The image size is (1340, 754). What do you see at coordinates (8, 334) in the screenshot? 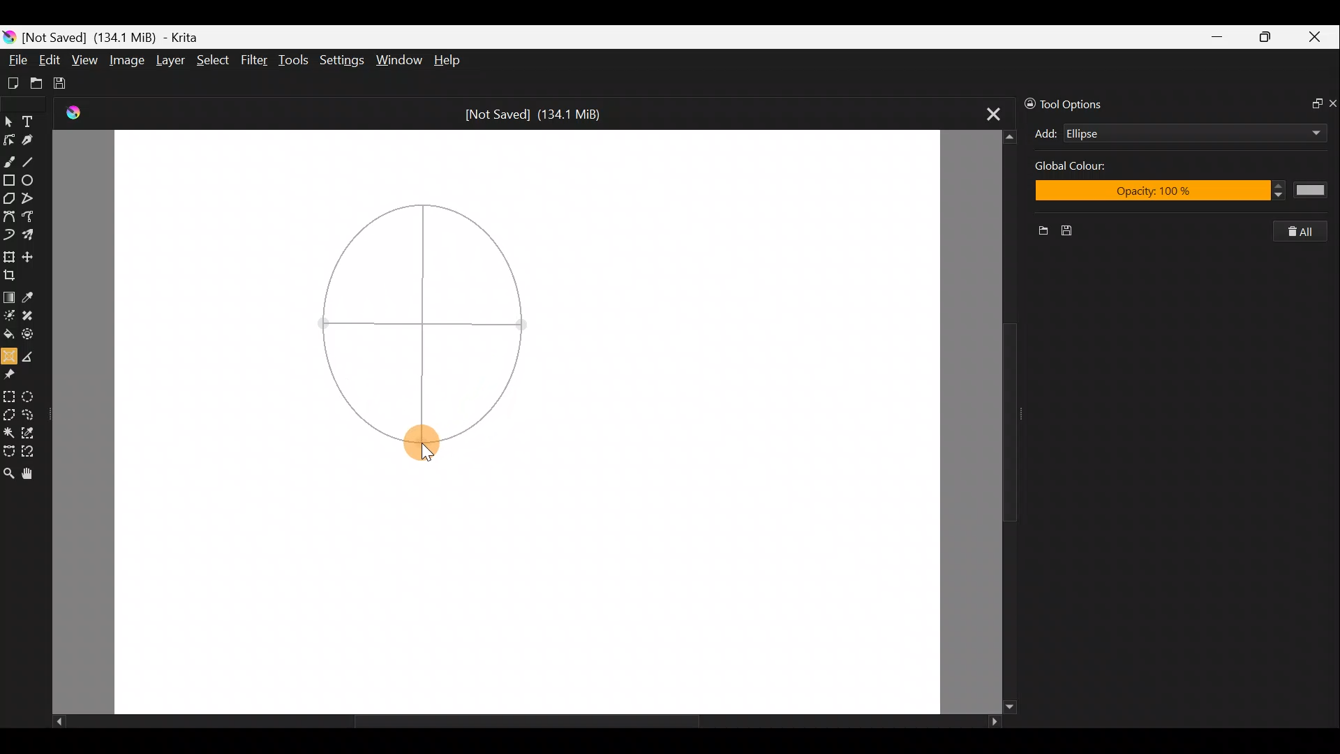
I see `Fill a contiguous area of color with color` at bounding box center [8, 334].